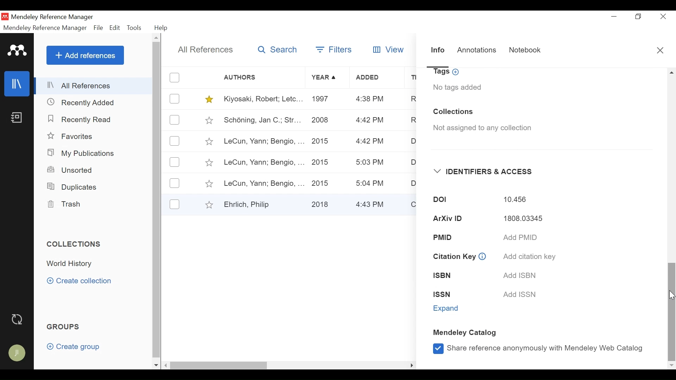 The image size is (676, 380). Describe the element at coordinates (207, 204) in the screenshot. I see `(un)select favorite` at that location.